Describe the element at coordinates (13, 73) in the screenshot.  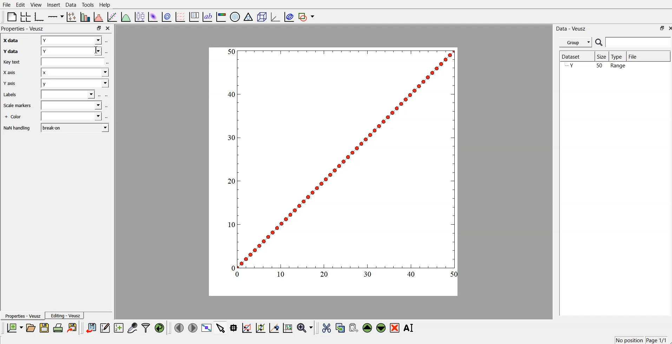
I see `X axis` at that location.